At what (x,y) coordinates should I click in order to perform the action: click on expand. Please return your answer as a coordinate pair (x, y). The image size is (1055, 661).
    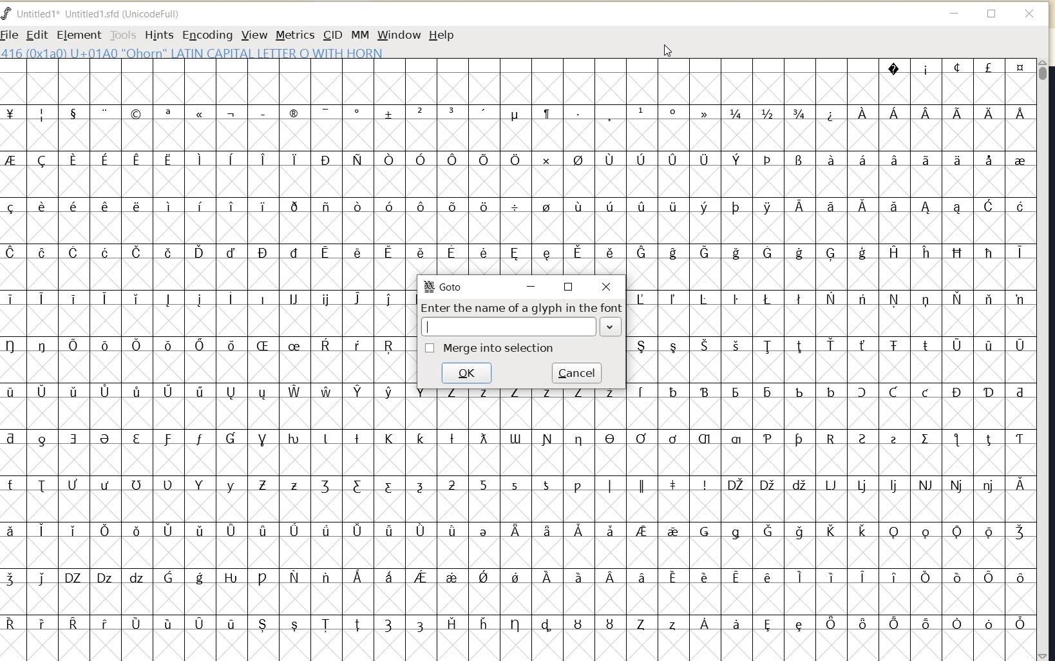
    Looking at the image, I should click on (612, 328).